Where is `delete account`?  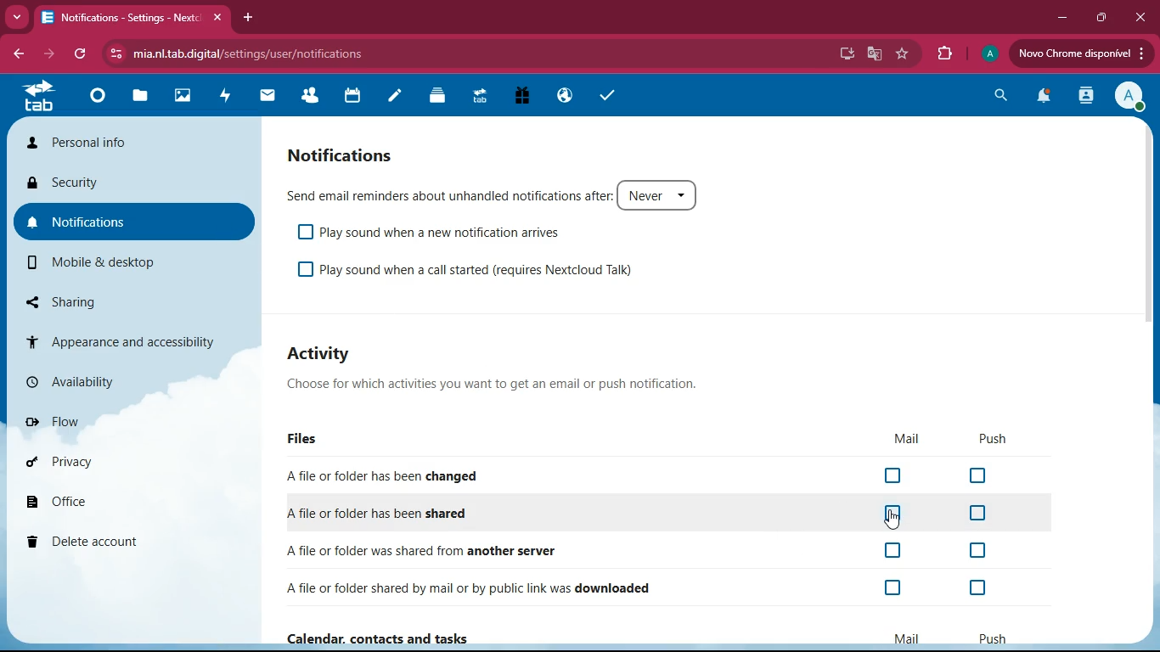 delete account is located at coordinates (121, 539).